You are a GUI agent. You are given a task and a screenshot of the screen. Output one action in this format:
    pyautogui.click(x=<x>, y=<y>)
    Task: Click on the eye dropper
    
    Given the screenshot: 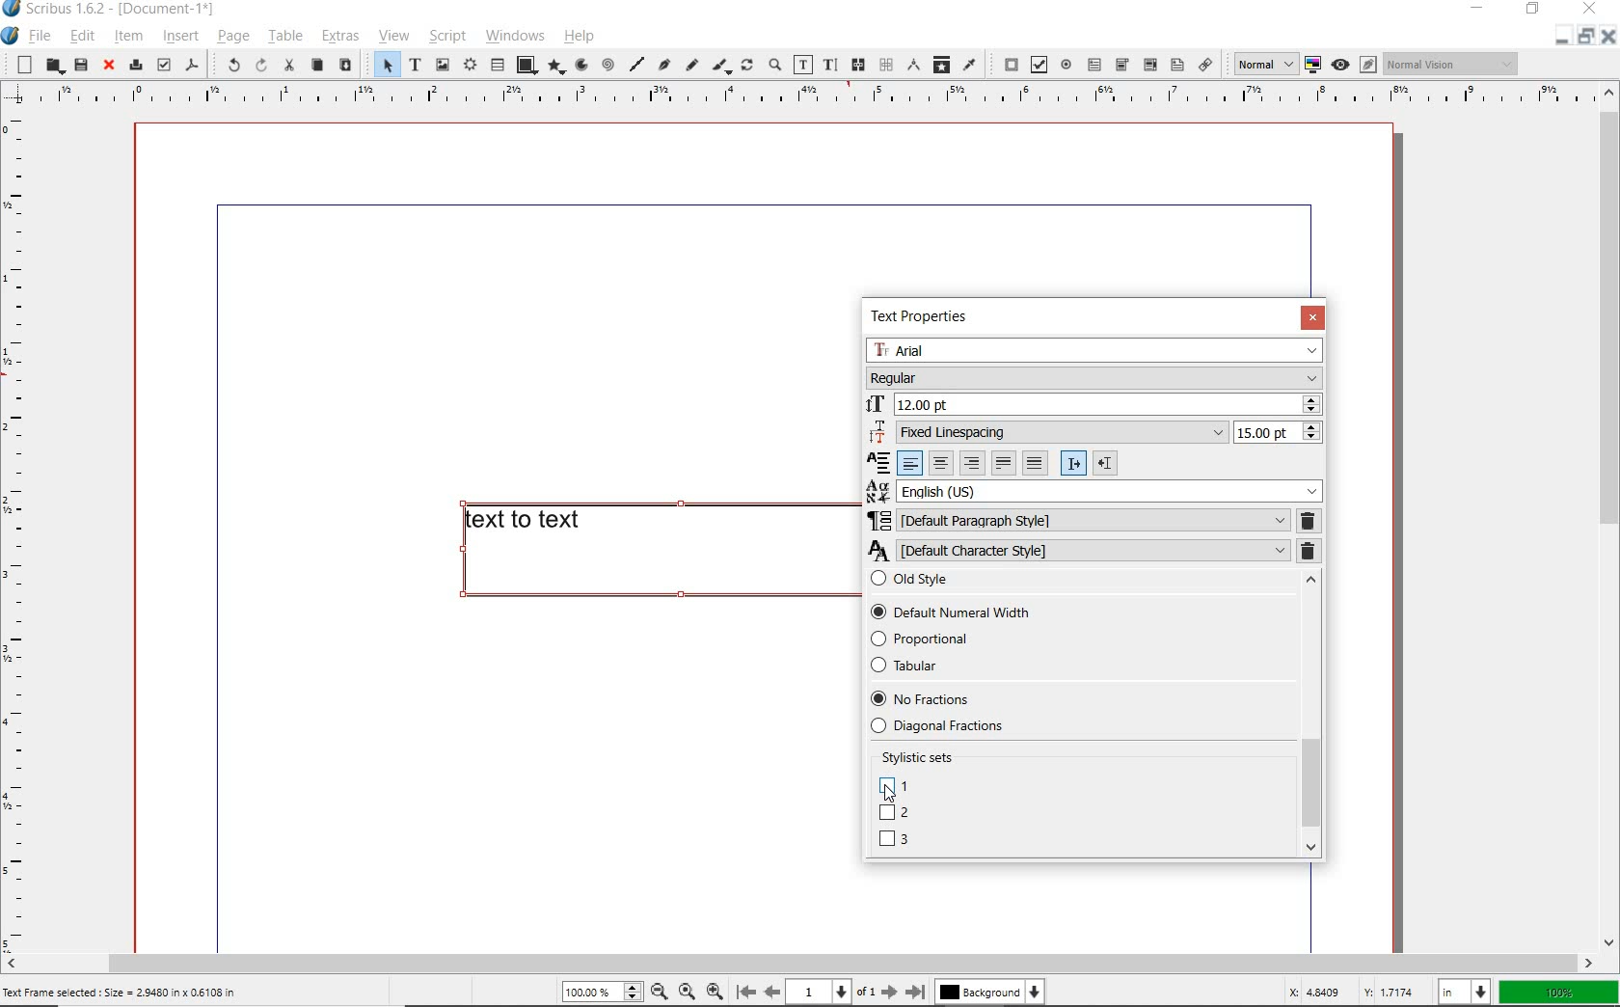 What is the action you would take?
    pyautogui.click(x=970, y=64)
    